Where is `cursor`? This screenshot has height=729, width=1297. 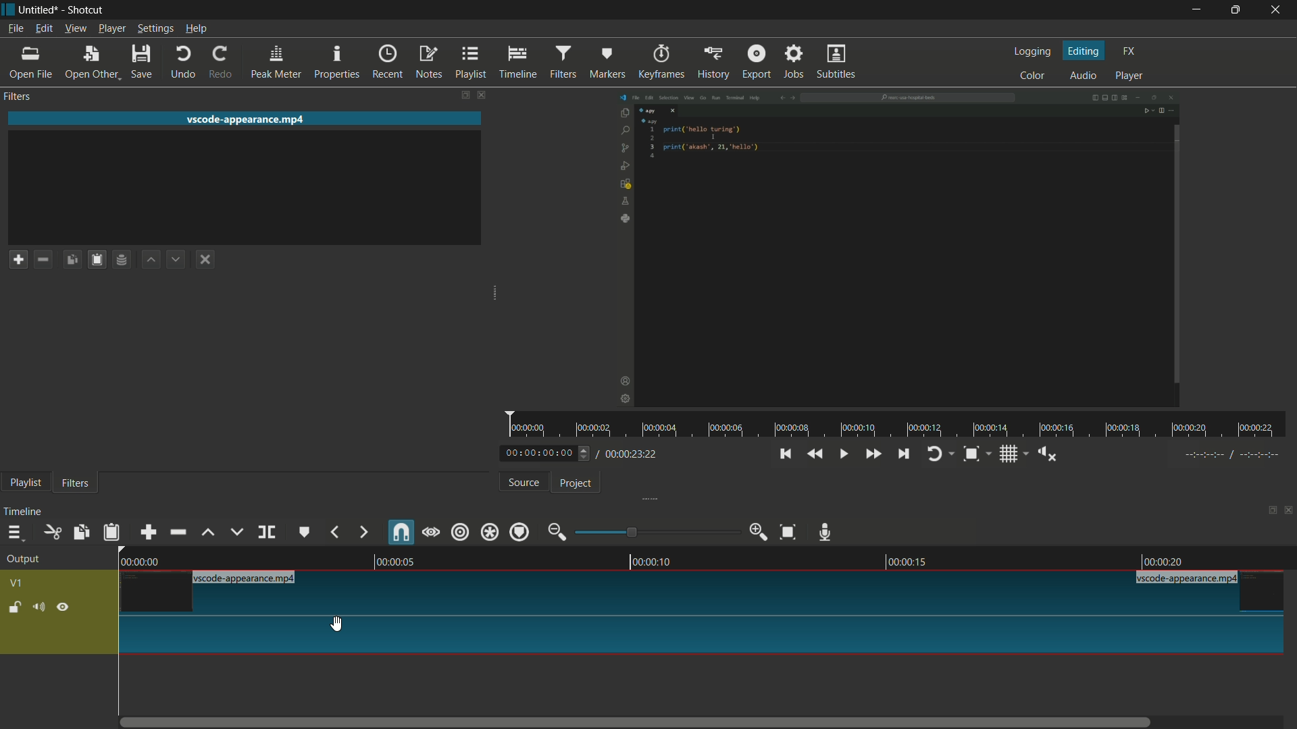
cursor is located at coordinates (341, 624).